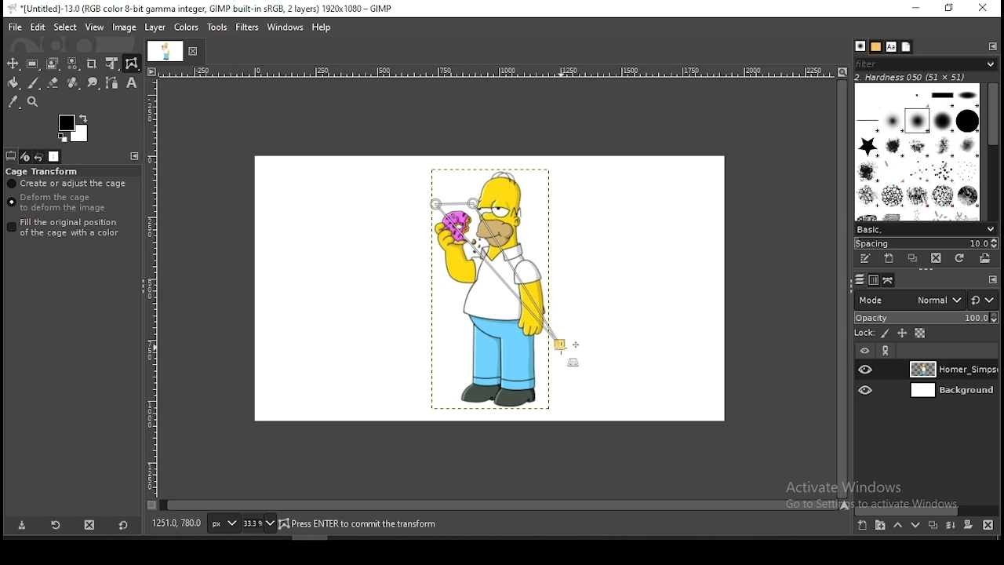  I want to click on blend mode, so click(906, 299).